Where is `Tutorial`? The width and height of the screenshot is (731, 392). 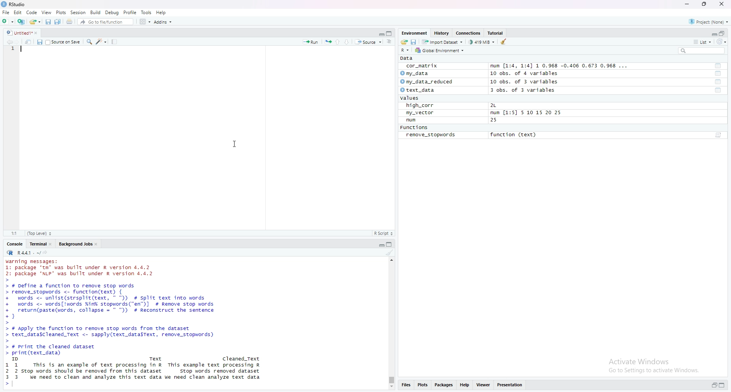 Tutorial is located at coordinates (495, 33).